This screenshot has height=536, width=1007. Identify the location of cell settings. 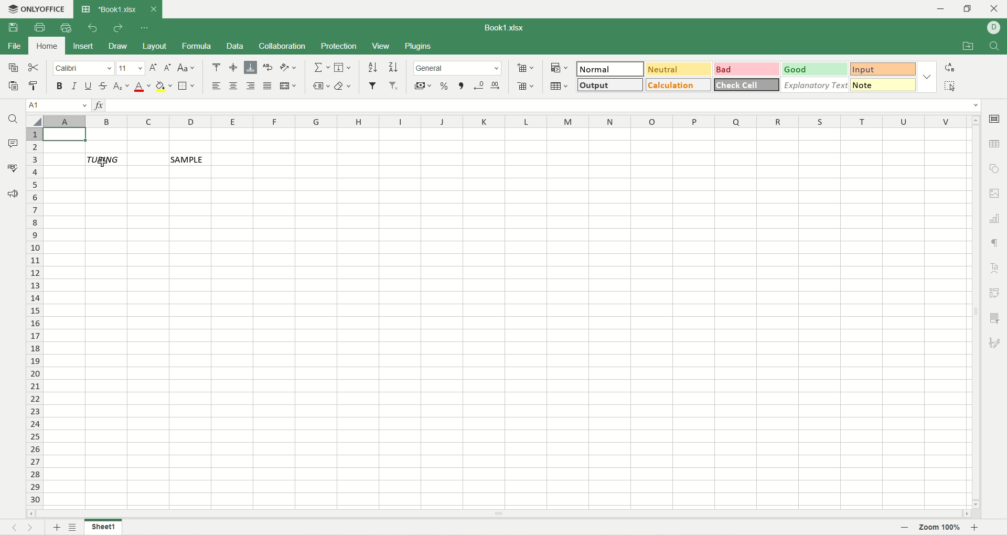
(997, 118).